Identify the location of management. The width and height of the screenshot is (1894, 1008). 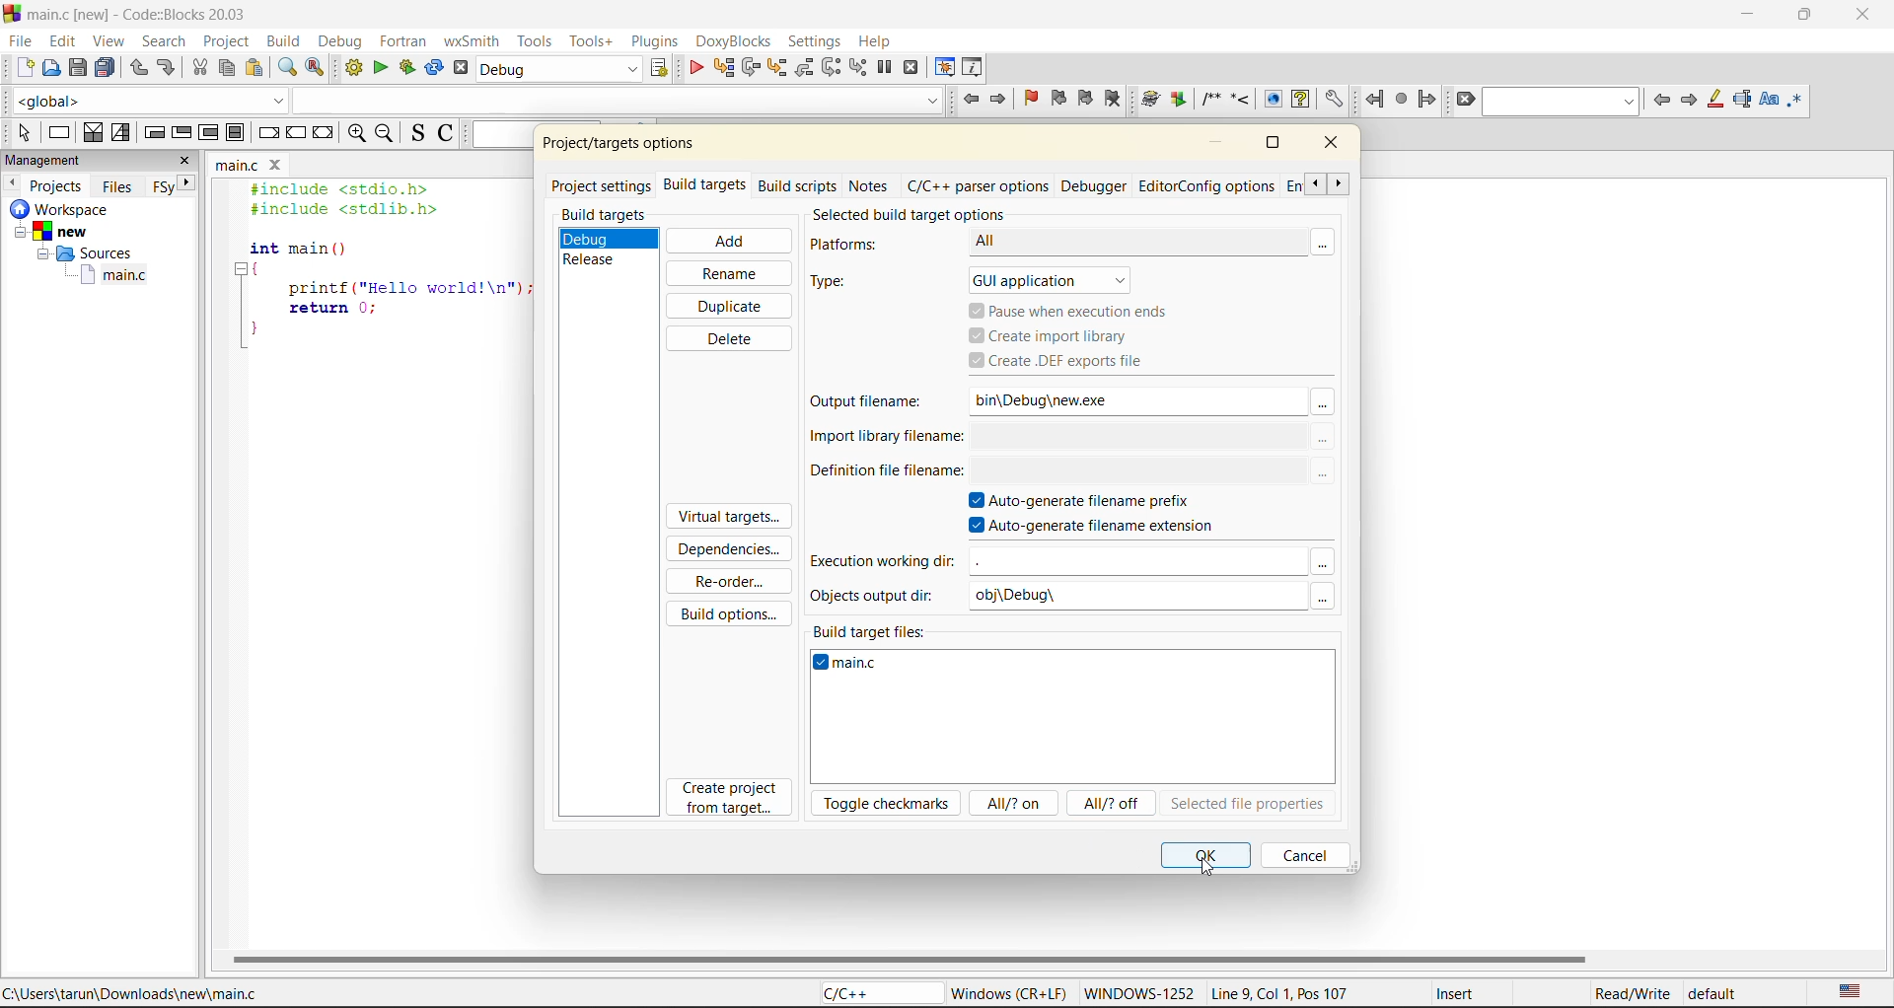
(65, 159).